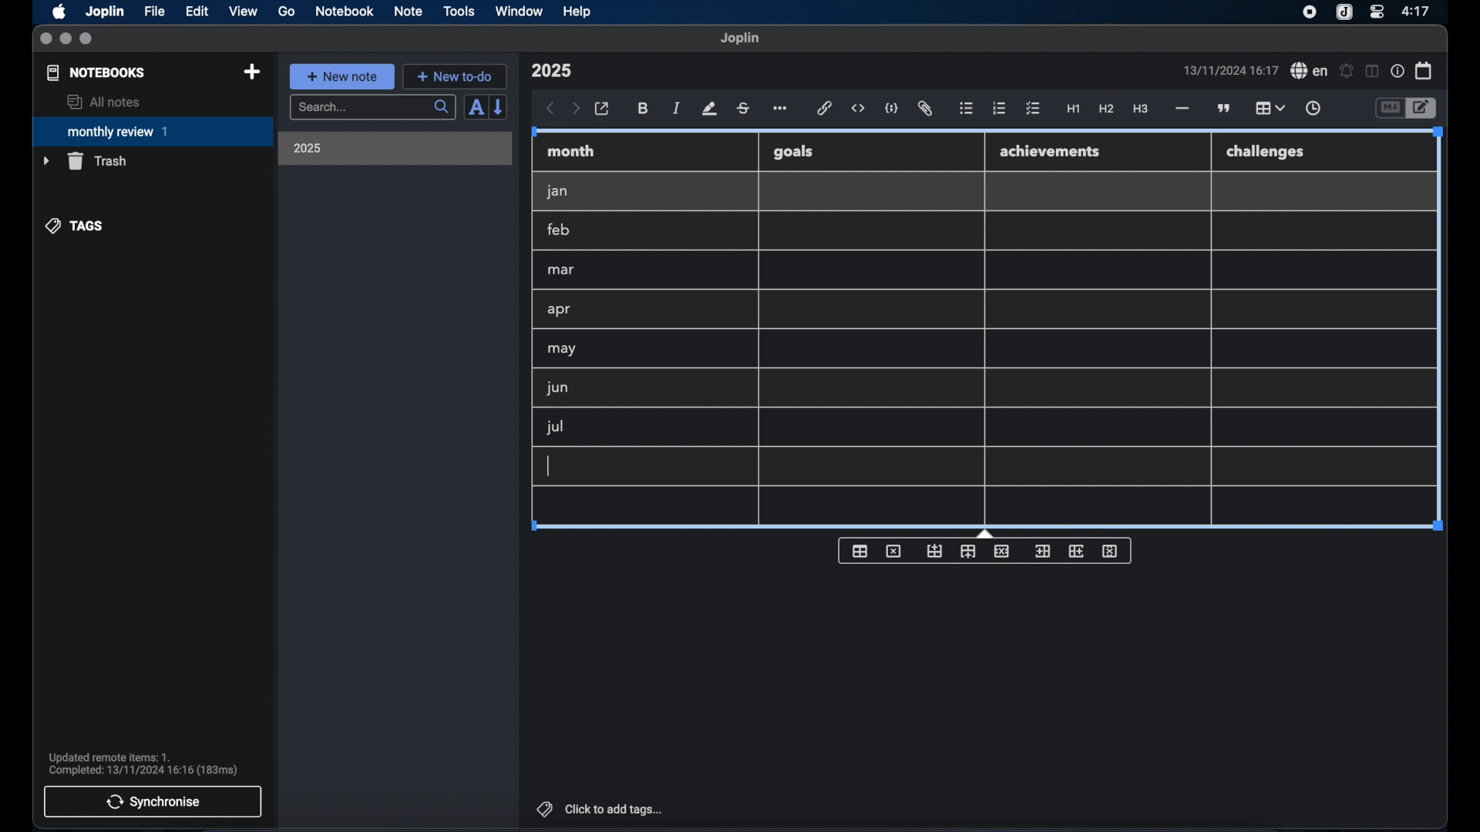 The height and width of the screenshot is (832, 1480). I want to click on italic, so click(677, 108).